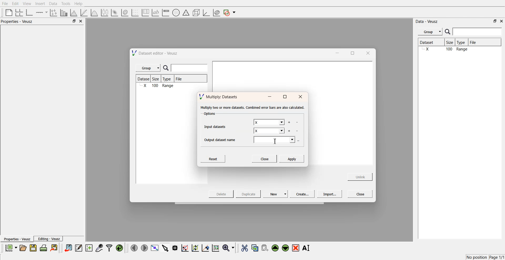 The width and height of the screenshot is (505, 260). What do you see at coordinates (23, 248) in the screenshot?
I see `open` at bounding box center [23, 248].